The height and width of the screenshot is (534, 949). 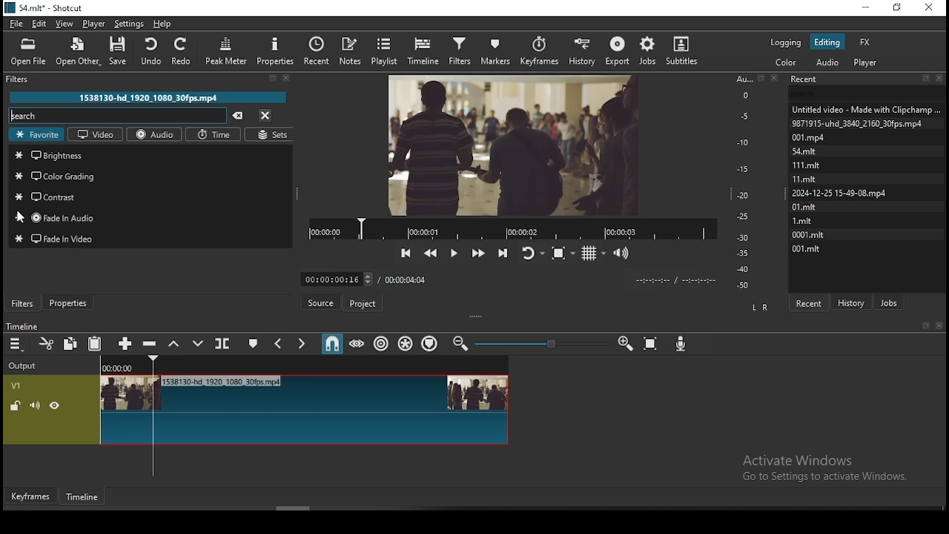 What do you see at coordinates (67, 302) in the screenshot?
I see `properties` at bounding box center [67, 302].